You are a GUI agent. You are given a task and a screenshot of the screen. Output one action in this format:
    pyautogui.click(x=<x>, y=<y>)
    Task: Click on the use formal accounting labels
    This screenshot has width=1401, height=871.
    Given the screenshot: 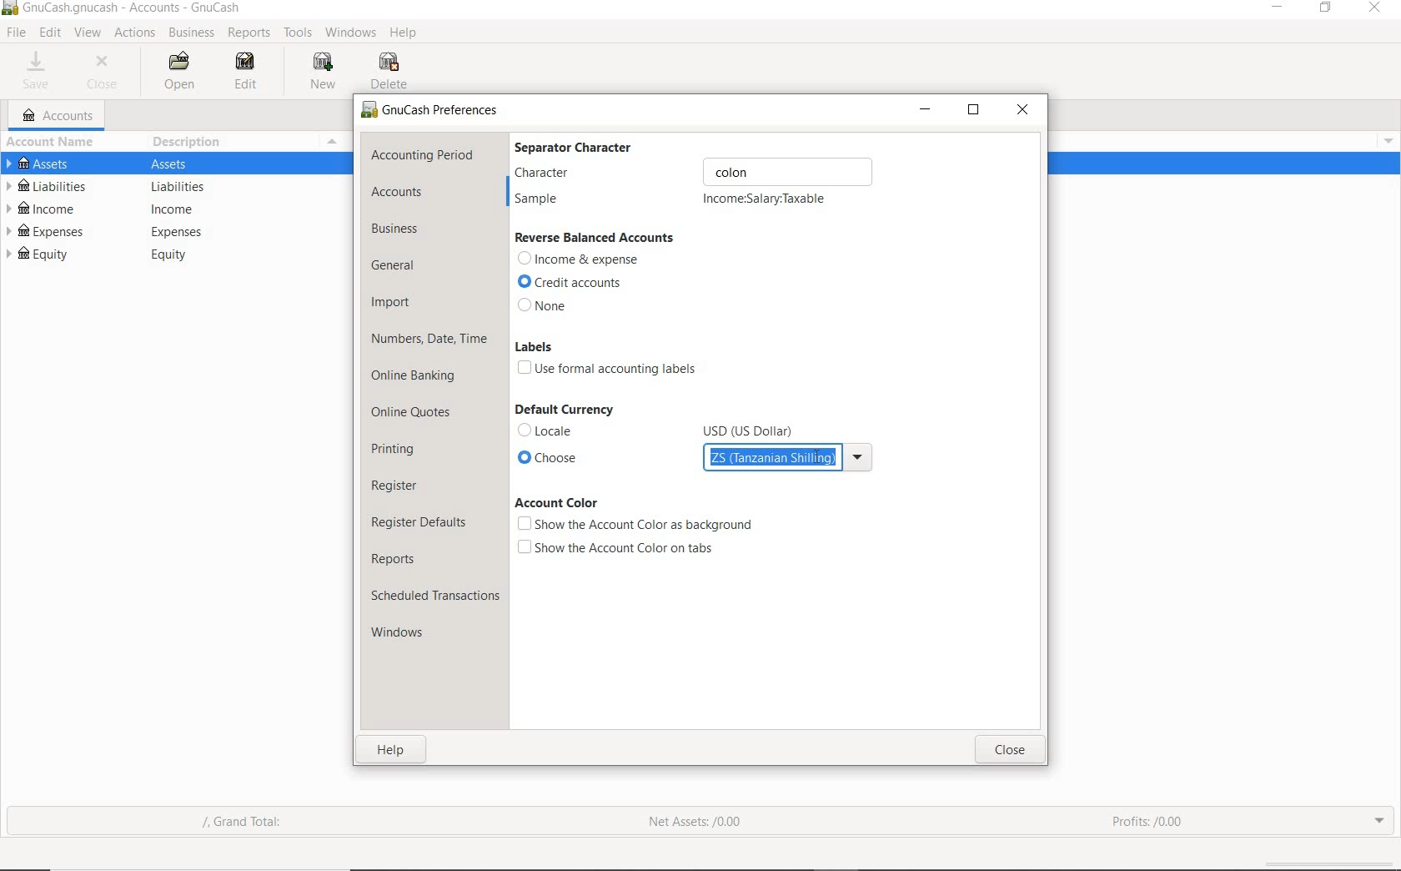 What is the action you would take?
    pyautogui.click(x=611, y=370)
    